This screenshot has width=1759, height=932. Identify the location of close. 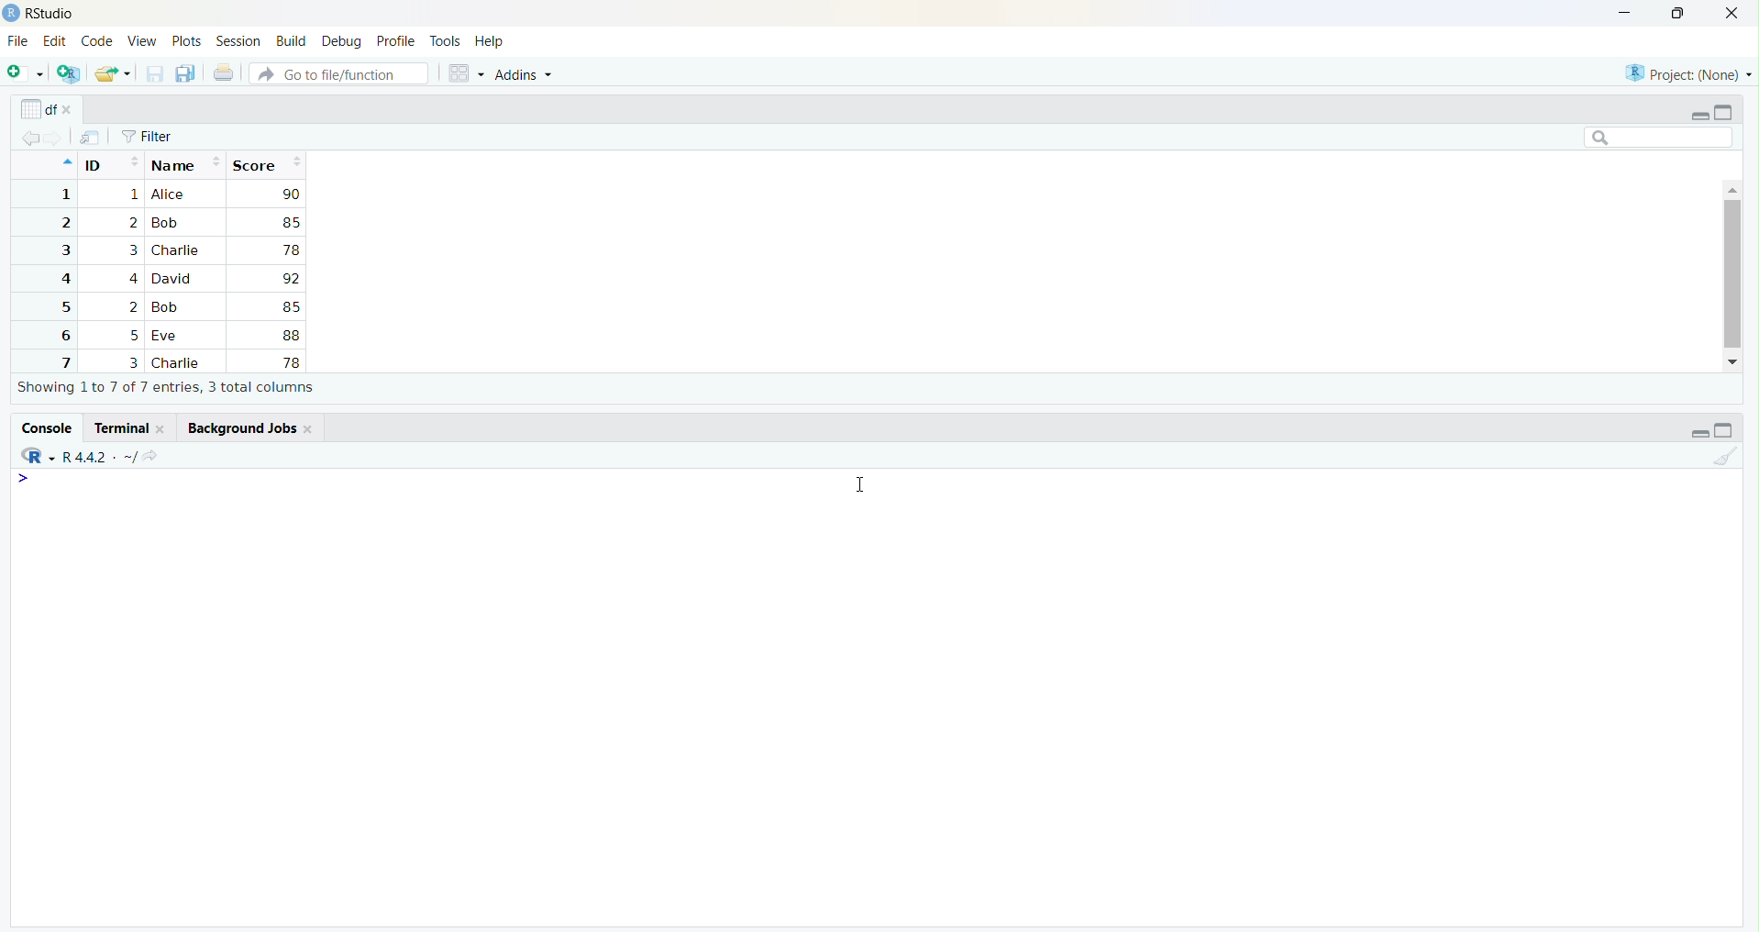
(72, 111).